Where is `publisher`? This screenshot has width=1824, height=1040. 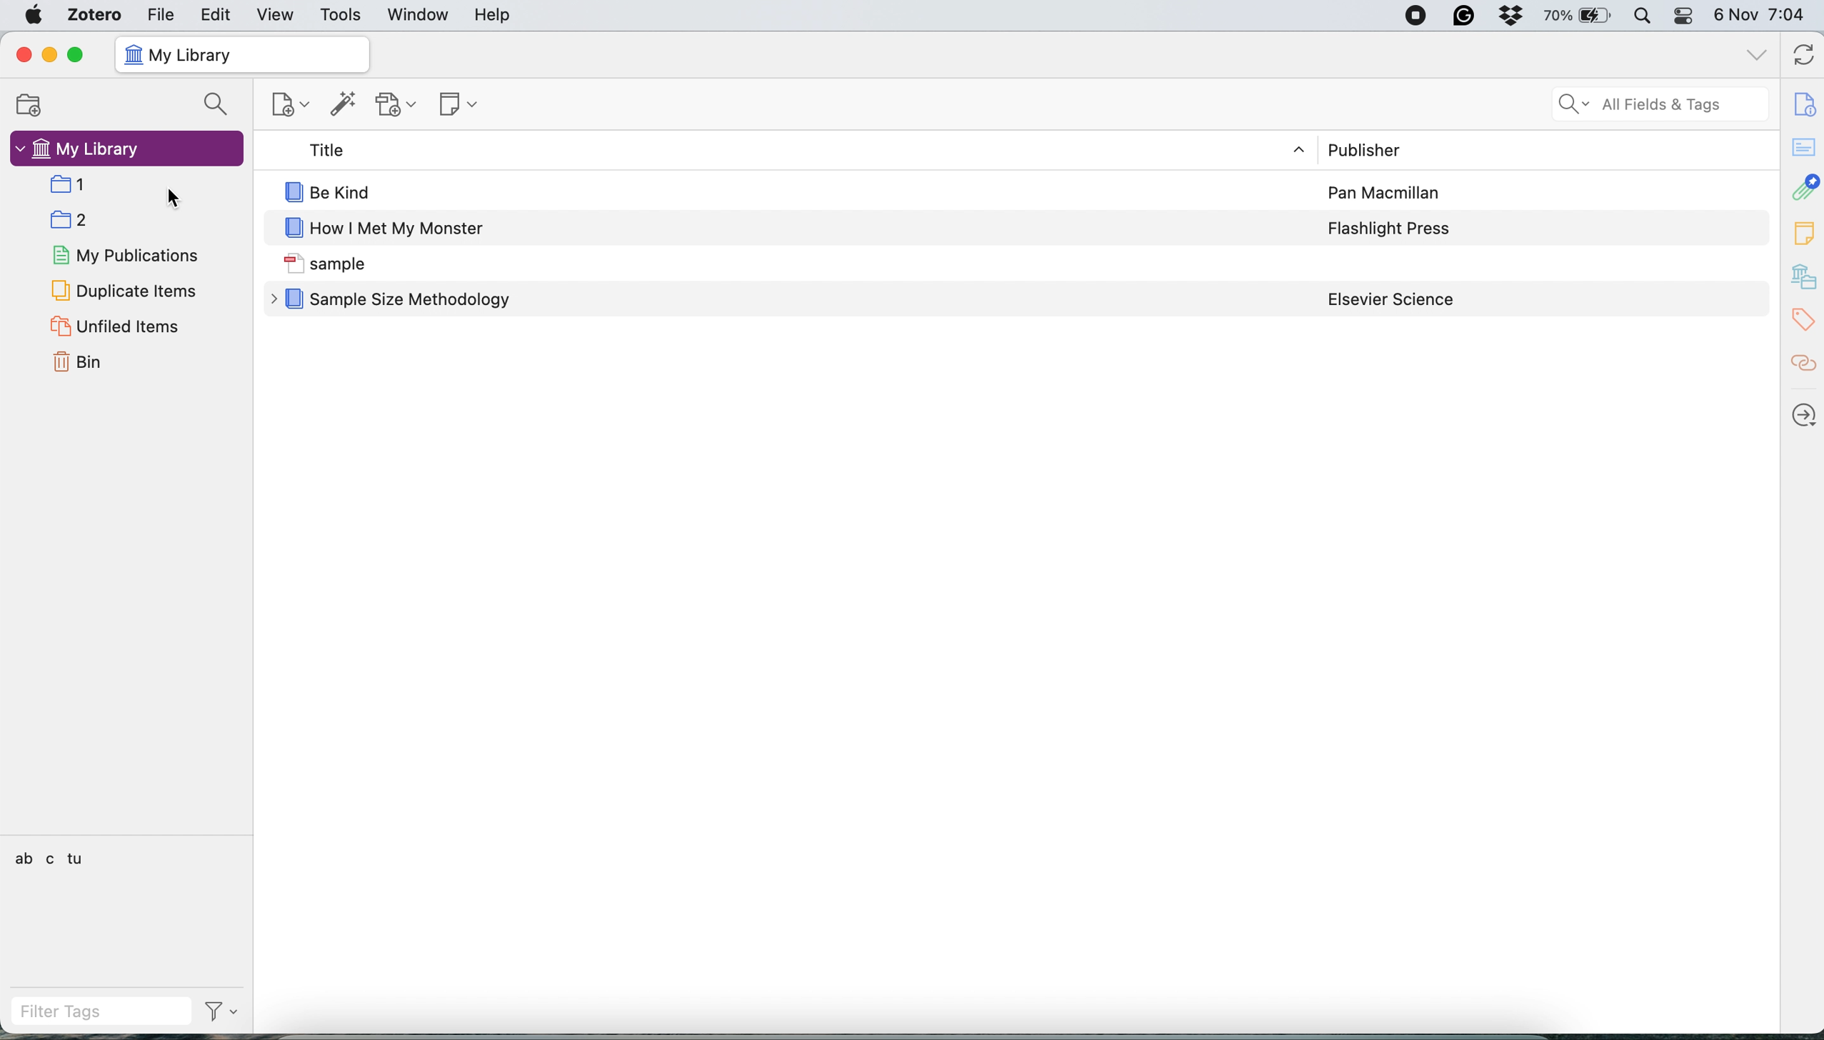
publisher is located at coordinates (1363, 149).